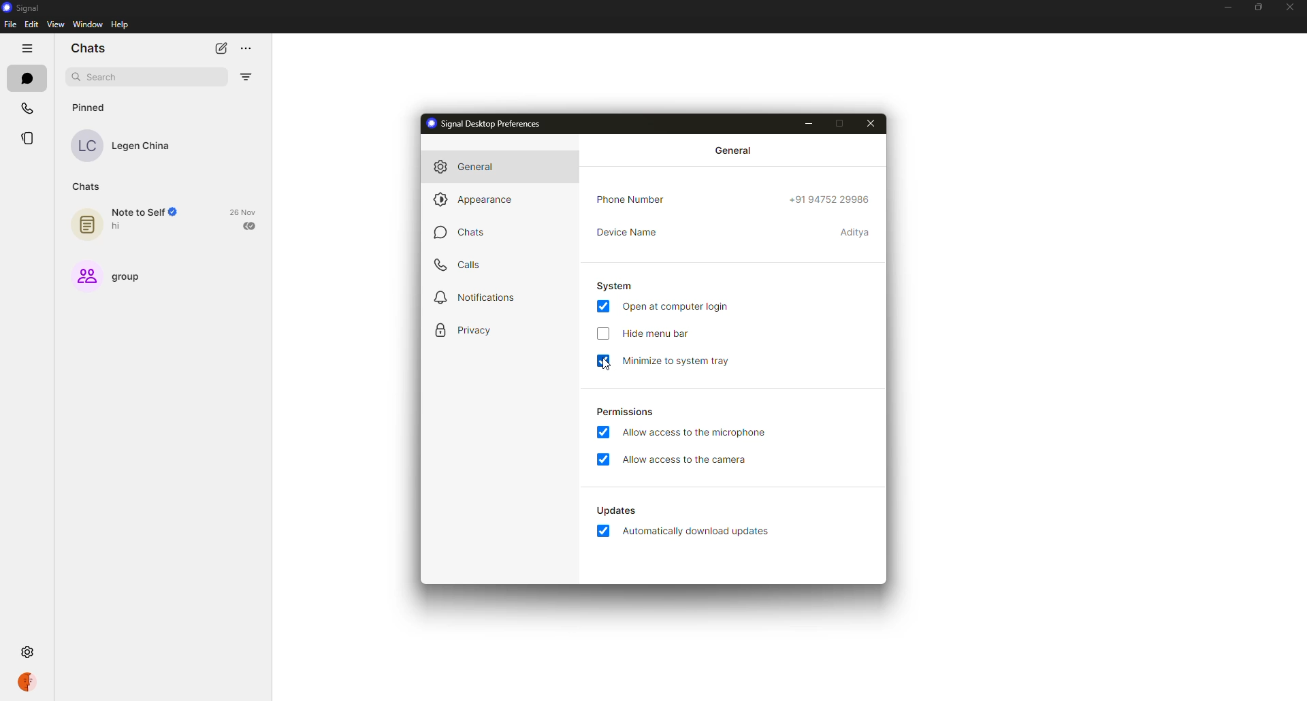 The image size is (1307, 701). I want to click on calls, so click(456, 266).